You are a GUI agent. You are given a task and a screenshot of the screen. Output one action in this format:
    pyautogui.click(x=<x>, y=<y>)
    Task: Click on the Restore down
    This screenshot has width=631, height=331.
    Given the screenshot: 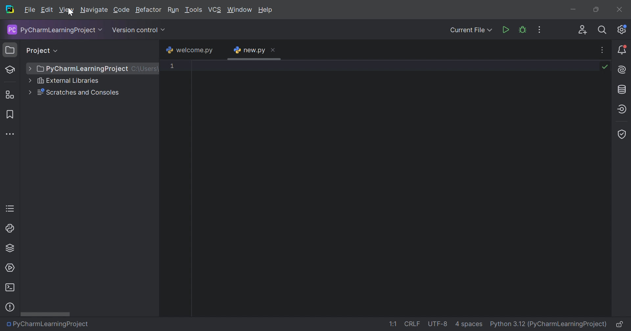 What is the action you would take?
    pyautogui.click(x=597, y=10)
    